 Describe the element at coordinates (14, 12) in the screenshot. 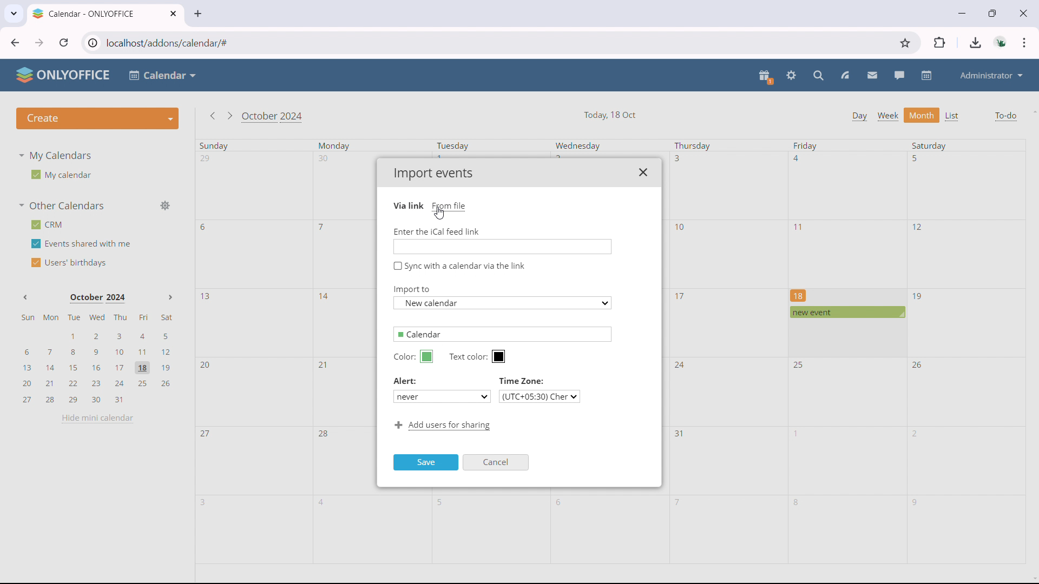

I see `search tabs` at that location.